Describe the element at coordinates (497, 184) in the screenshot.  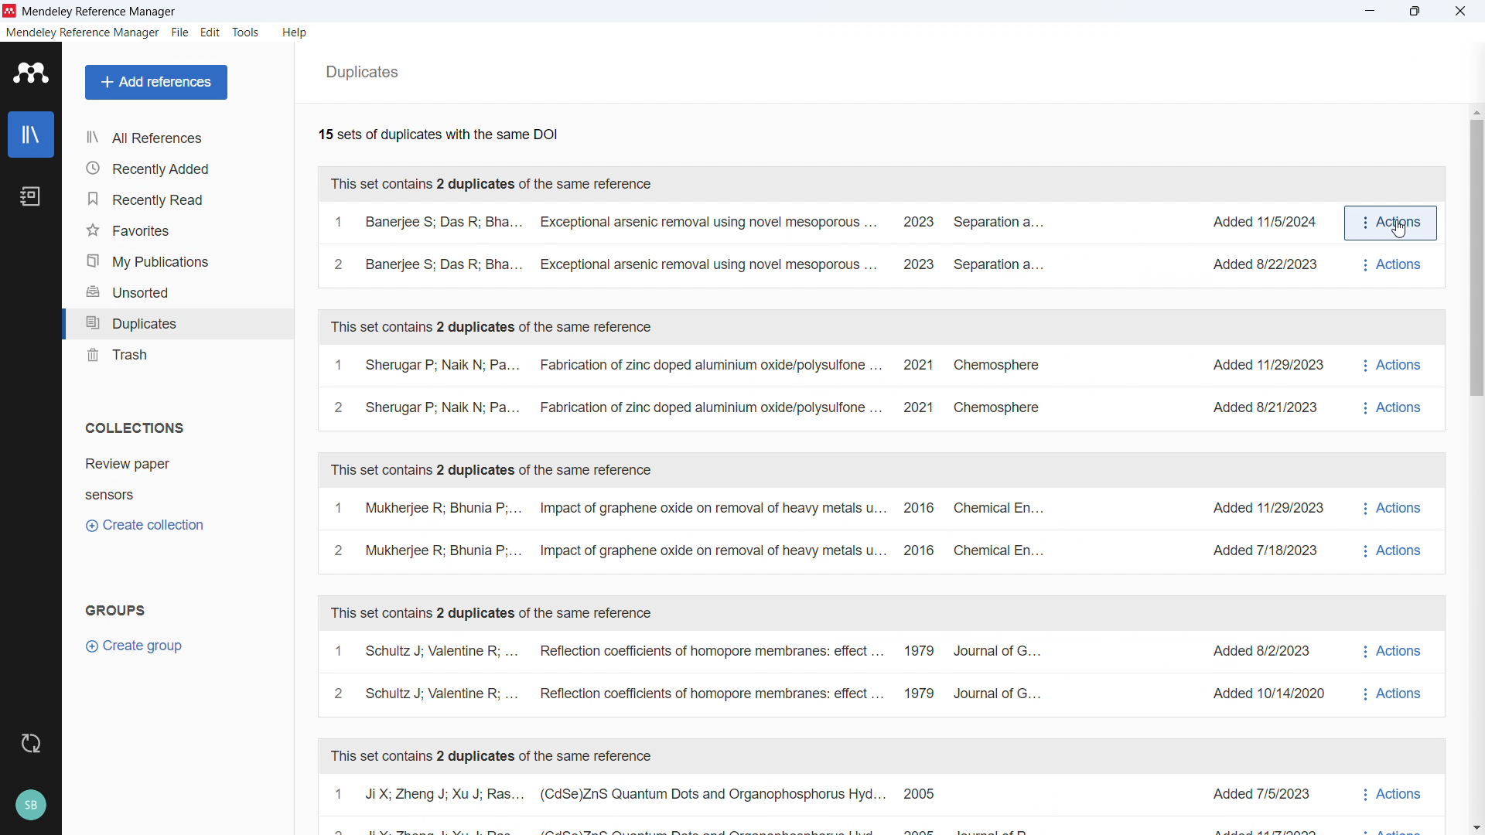
I see `This set contains two duplicates of the same reference` at that location.